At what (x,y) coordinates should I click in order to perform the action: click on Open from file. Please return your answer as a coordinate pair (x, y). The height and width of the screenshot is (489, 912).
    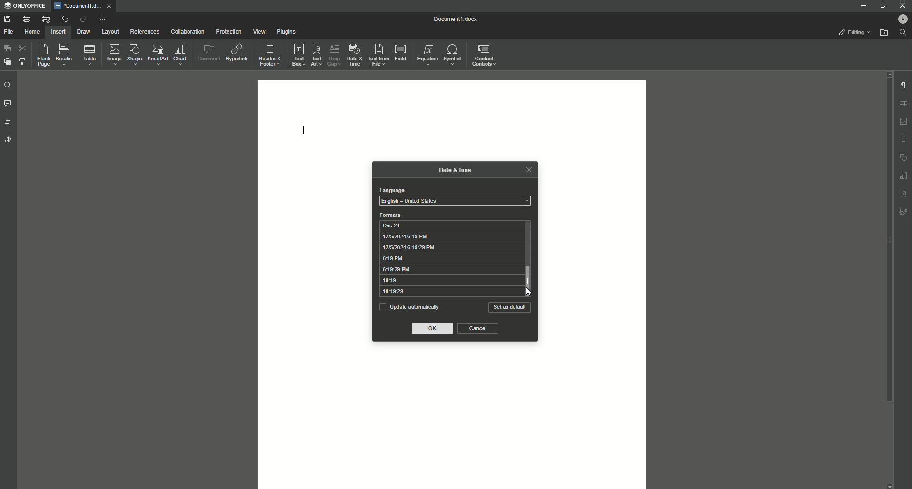
    Looking at the image, I should click on (883, 32).